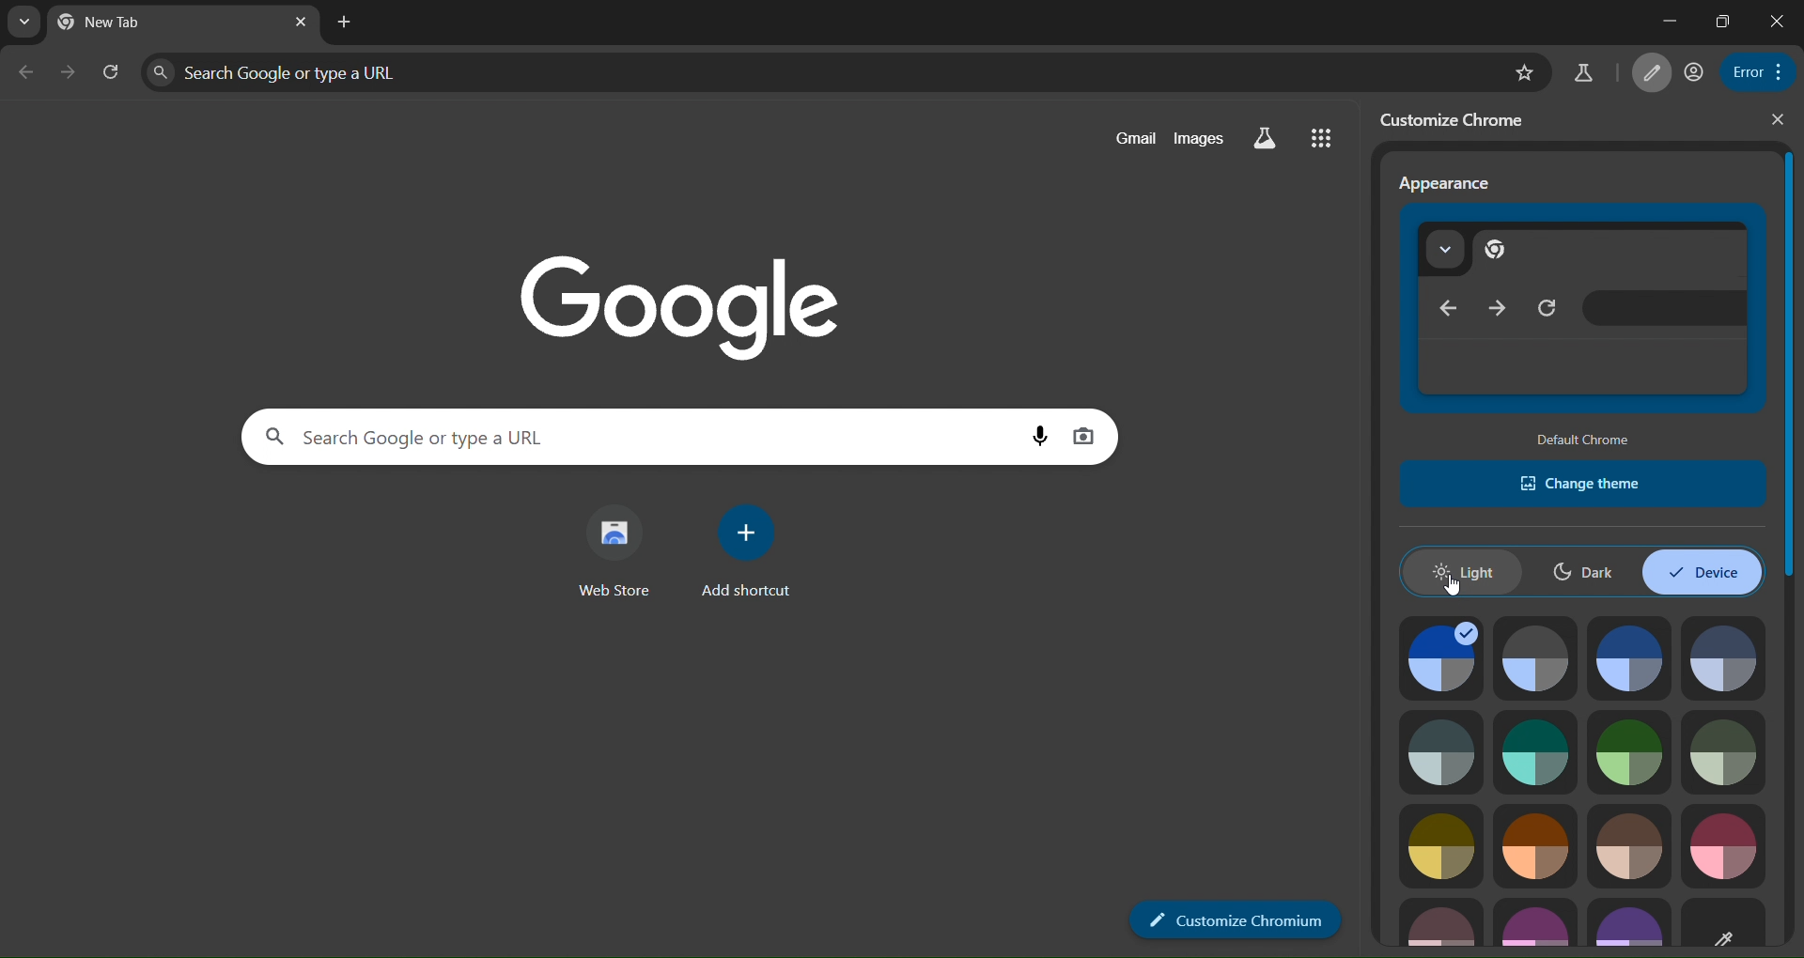 The image size is (1804, 958). Describe the element at coordinates (1588, 312) in the screenshot. I see `appearance preview` at that location.